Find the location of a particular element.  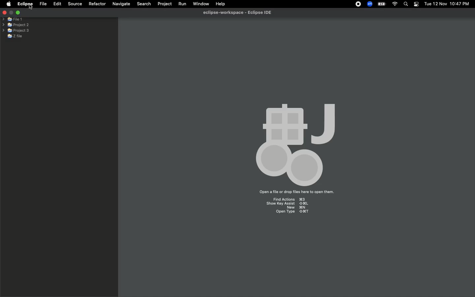

Help is located at coordinates (220, 4).